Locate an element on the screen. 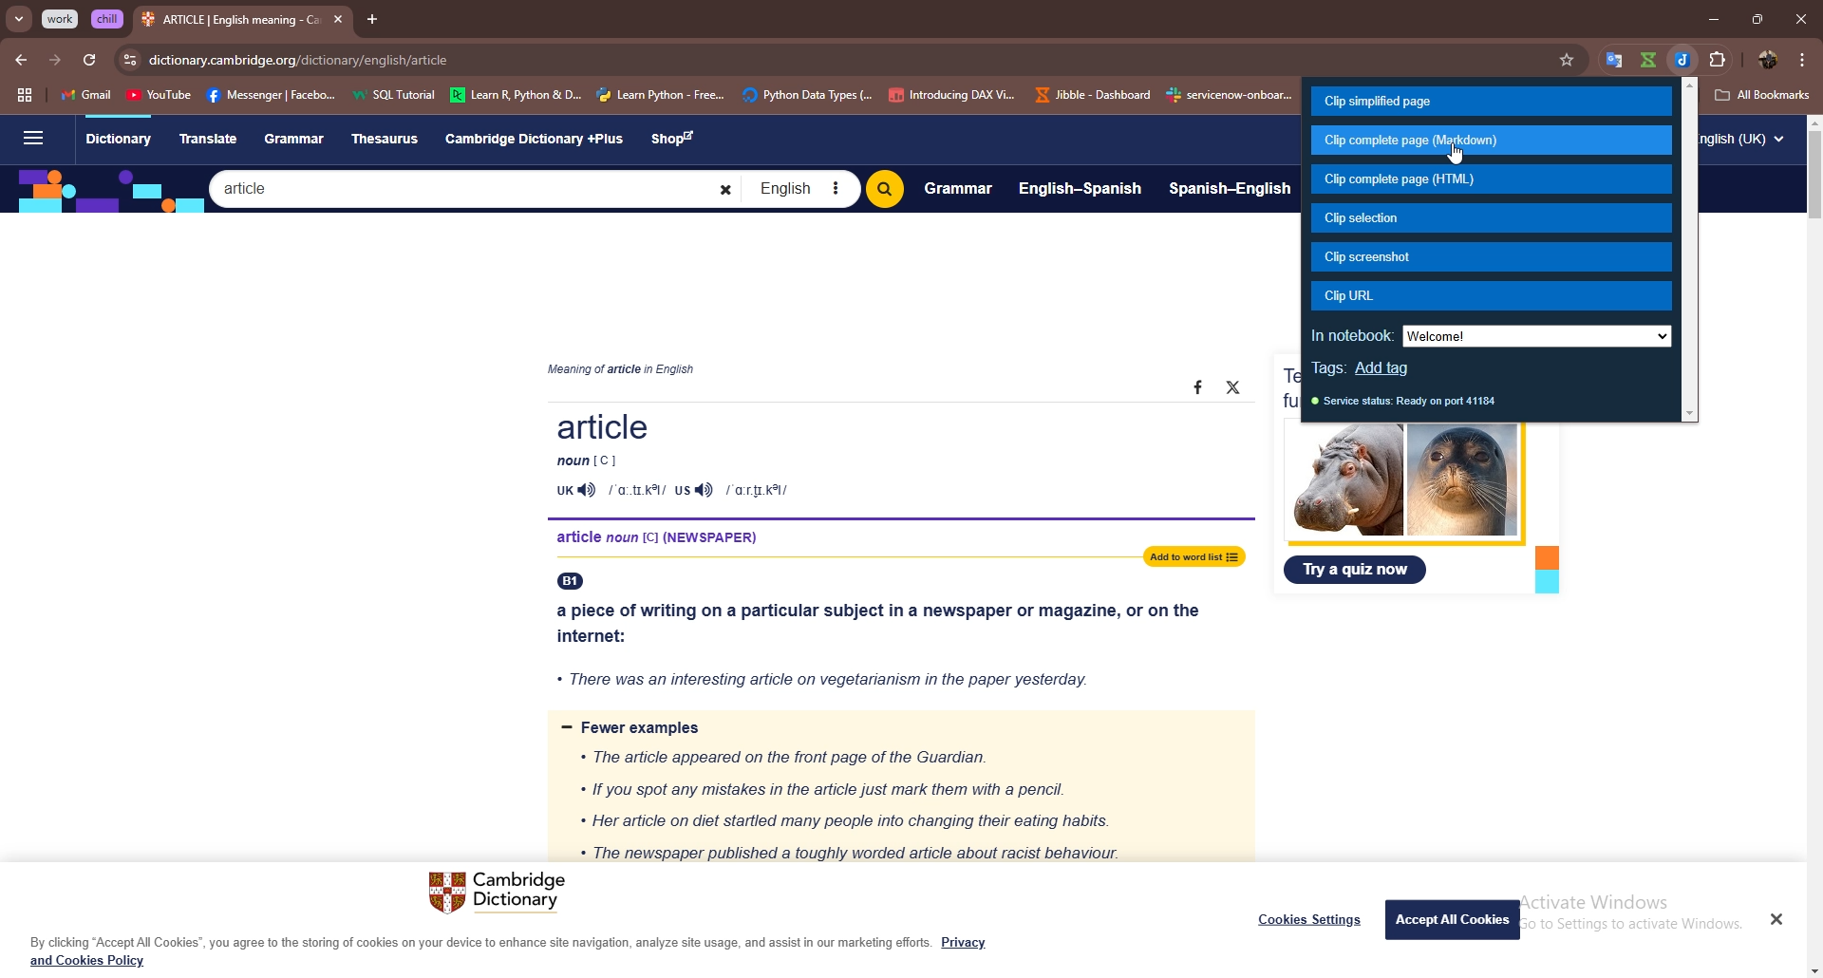 Image resolution: width=1823 pixels, height=978 pixels. Thesaurus. is located at coordinates (390, 140).